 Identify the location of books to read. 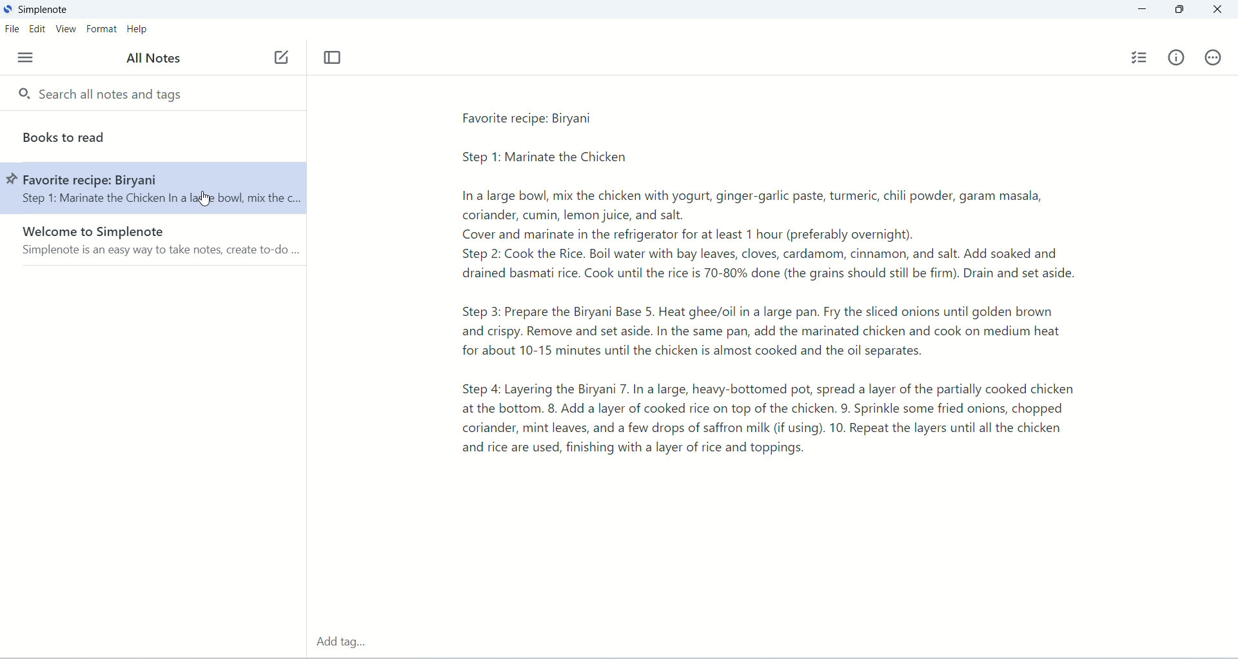
(154, 134).